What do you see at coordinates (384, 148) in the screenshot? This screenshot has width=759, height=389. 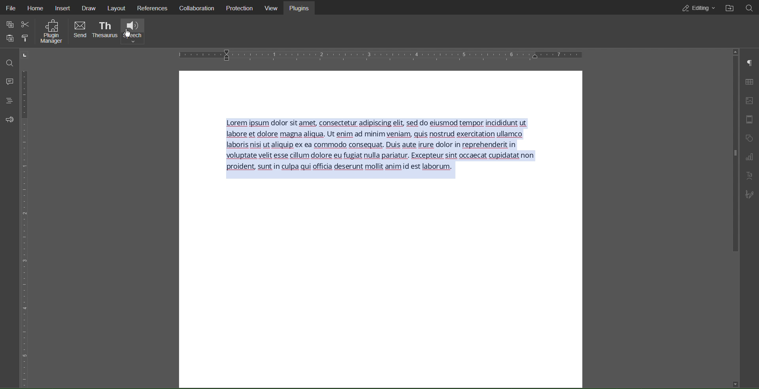 I see `Lorem ipsum dolor sit amet ... Selected Paragrapgh` at bounding box center [384, 148].